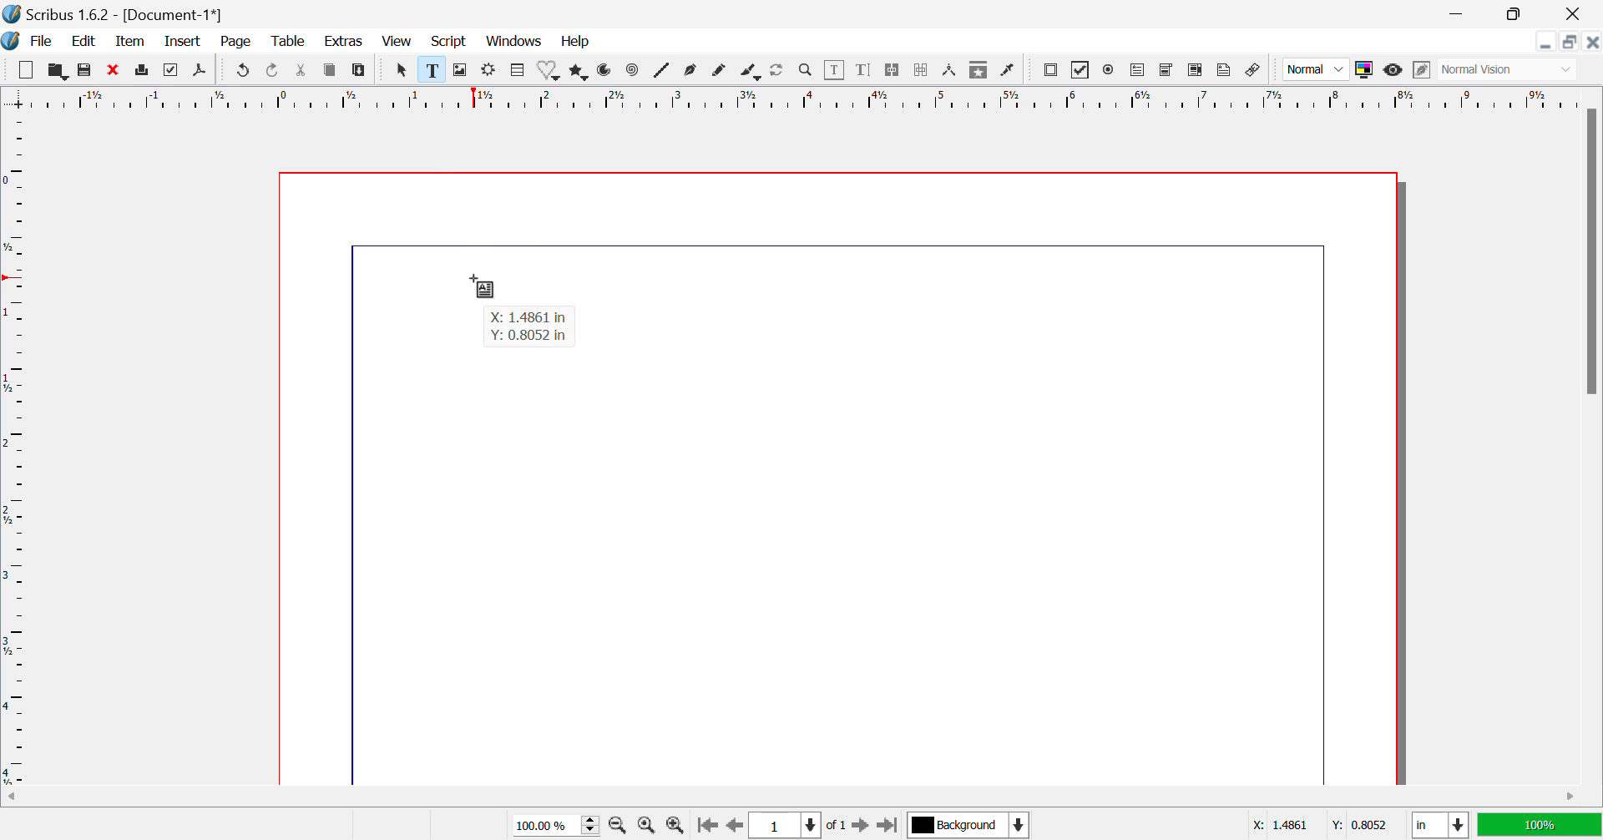 The image size is (1603, 840). What do you see at coordinates (518, 71) in the screenshot?
I see `Table` at bounding box center [518, 71].